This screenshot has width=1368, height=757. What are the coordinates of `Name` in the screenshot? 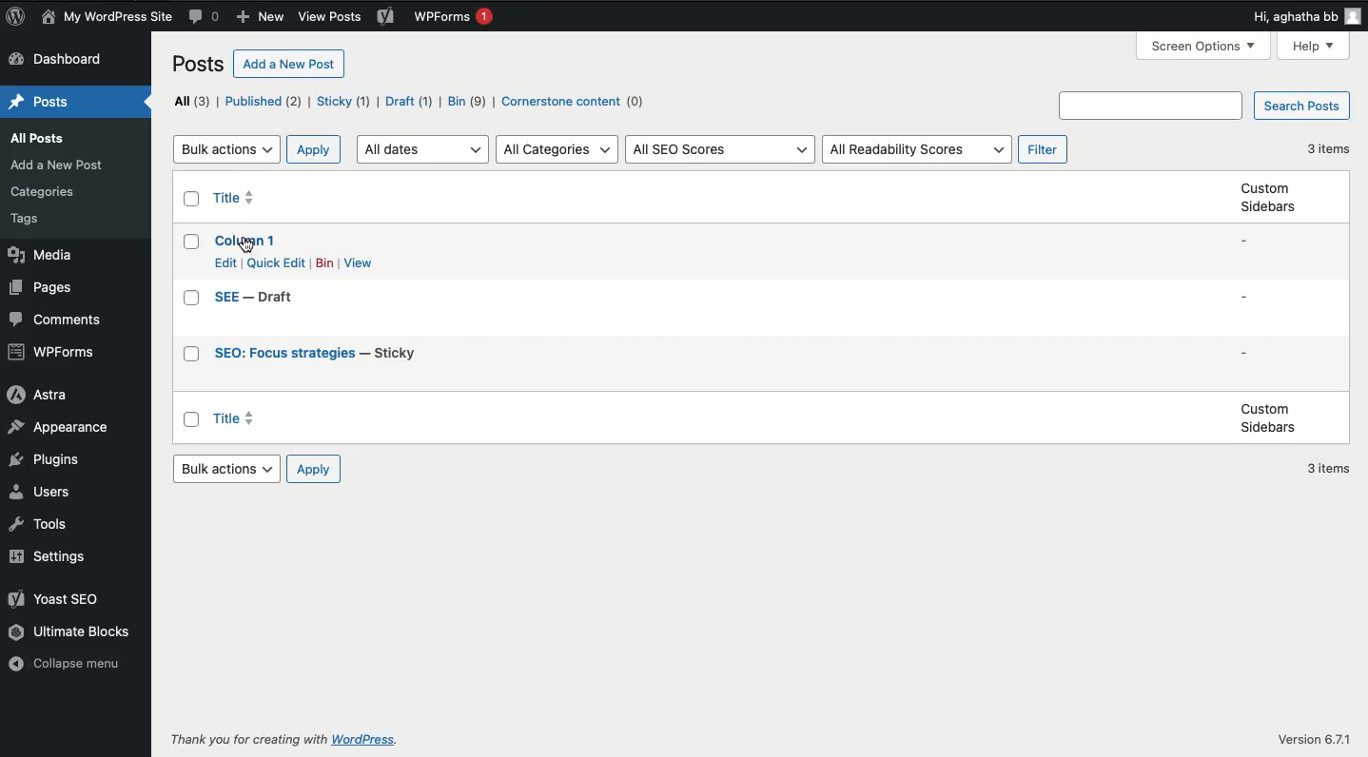 It's located at (110, 17).